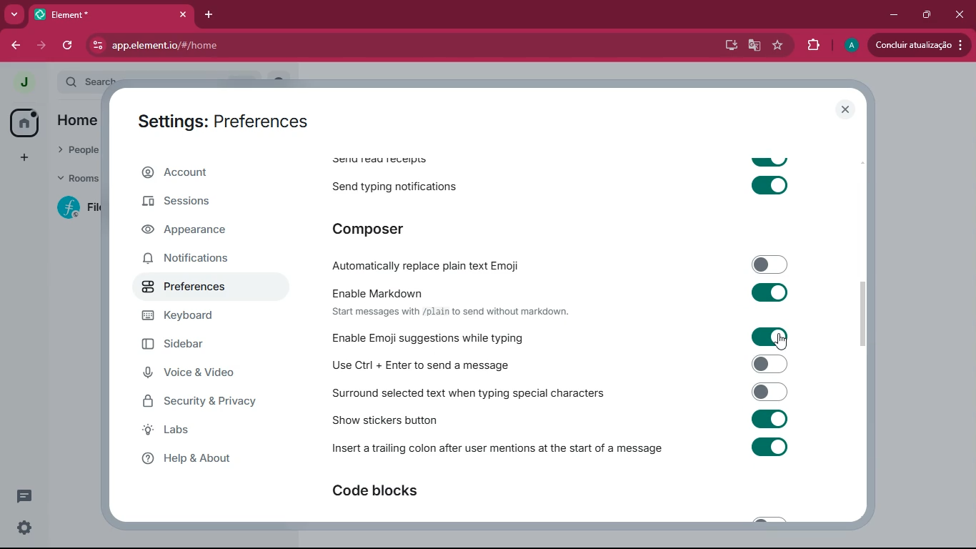 The image size is (976, 549). I want to click on favourite, so click(777, 45).